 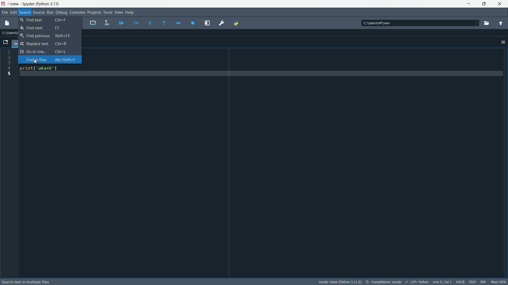 I want to click on find previous, so click(x=50, y=36).